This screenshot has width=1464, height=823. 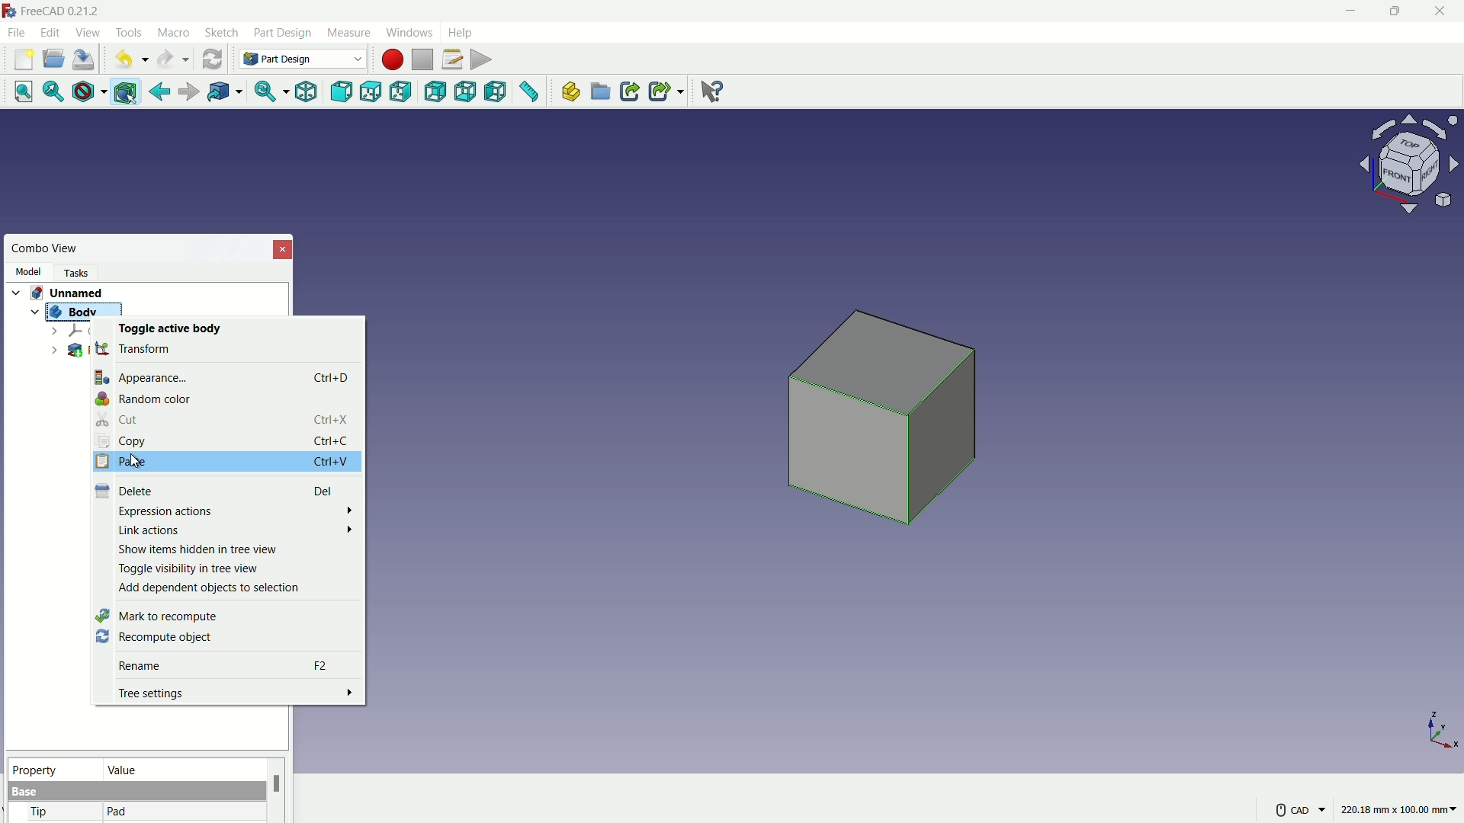 I want to click on combo view, so click(x=46, y=248).